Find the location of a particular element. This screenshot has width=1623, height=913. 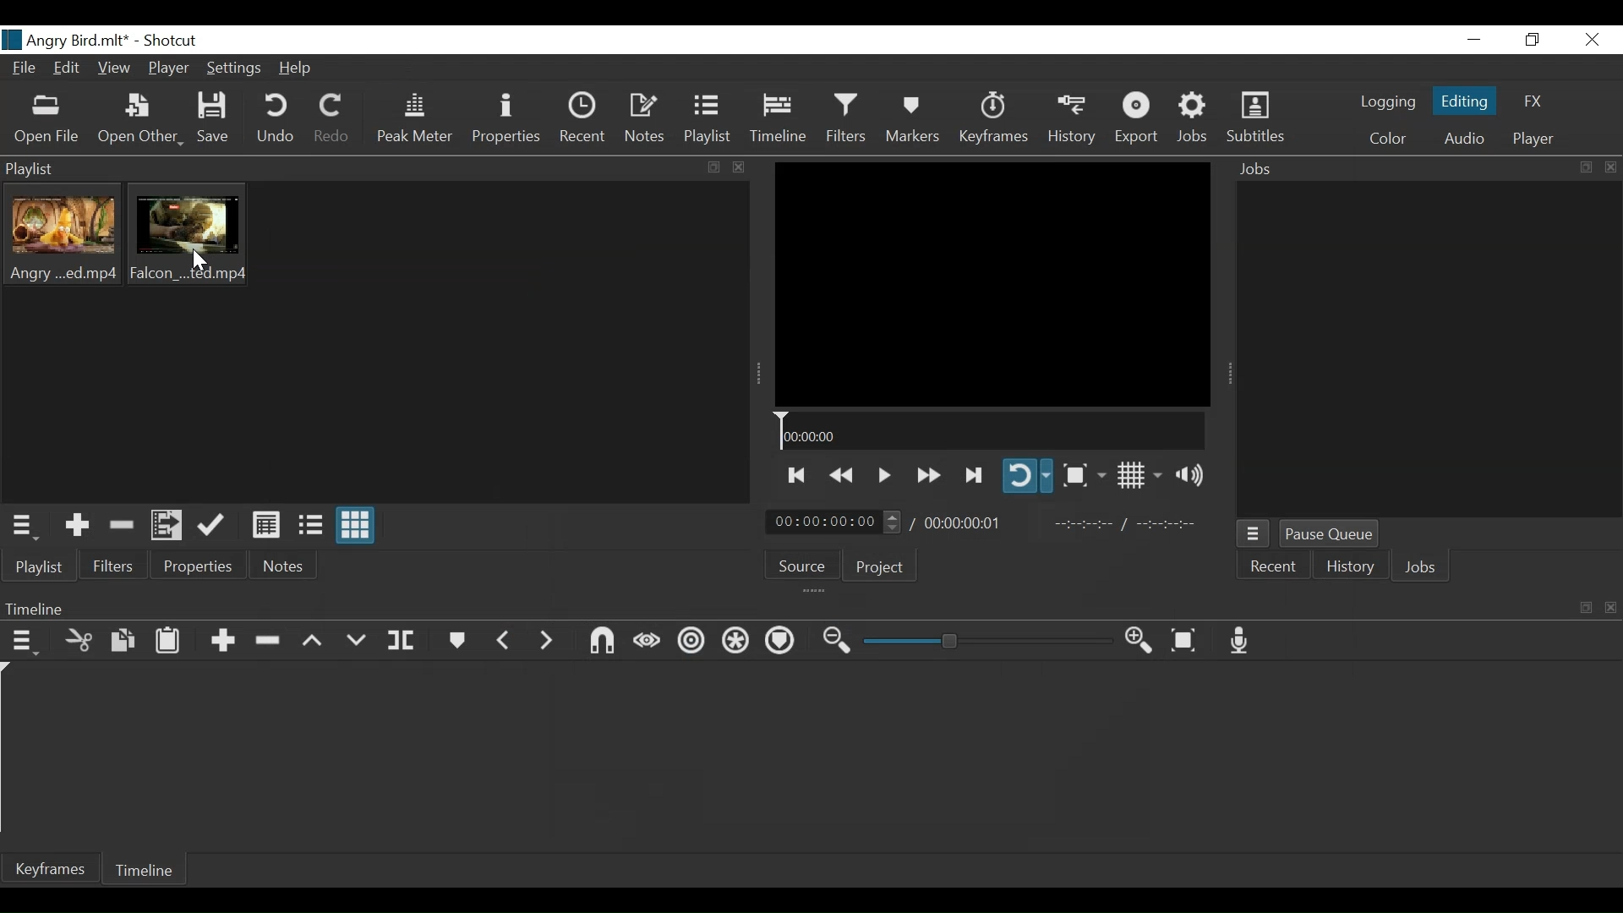

close is located at coordinates (740, 167).